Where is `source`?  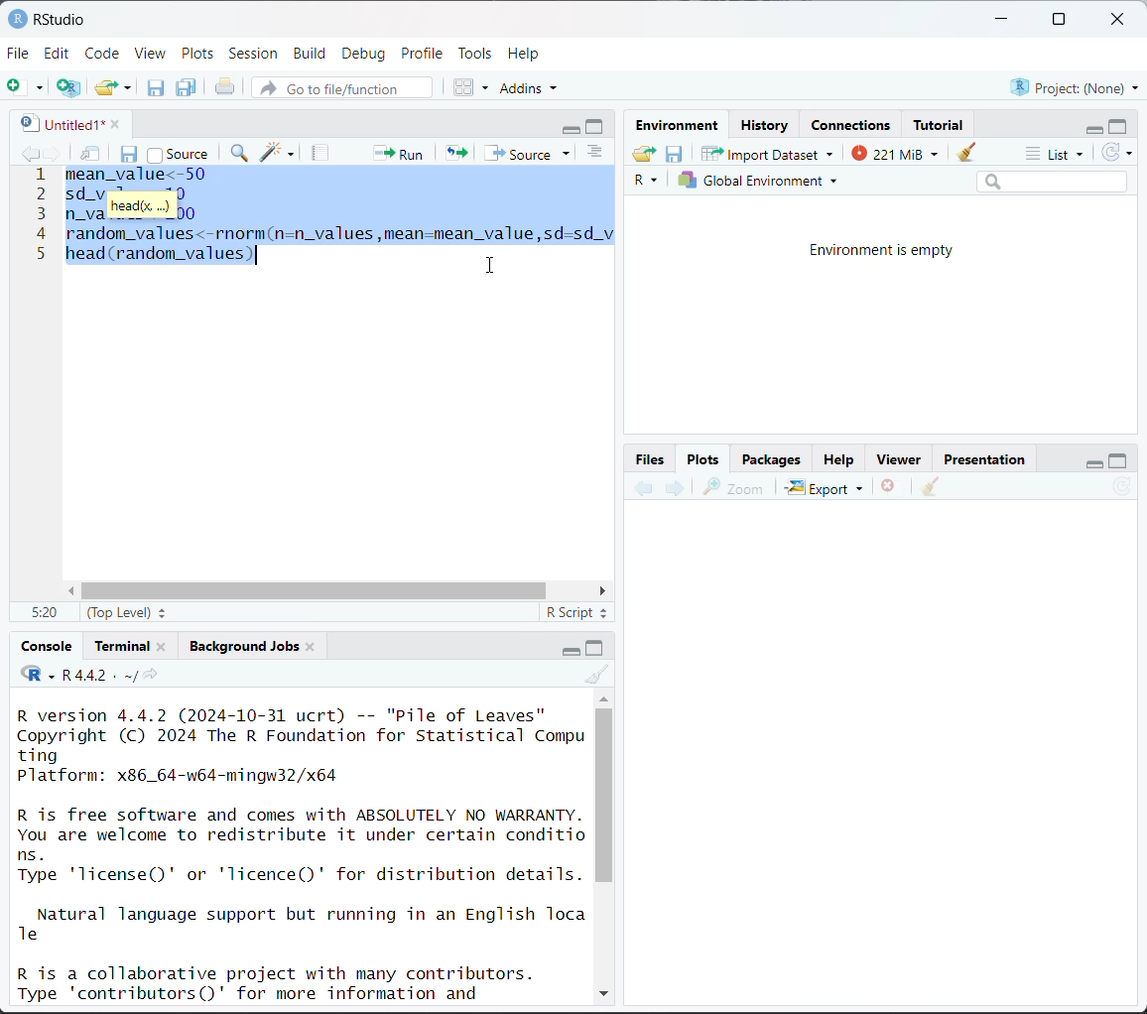 source is located at coordinates (531, 153).